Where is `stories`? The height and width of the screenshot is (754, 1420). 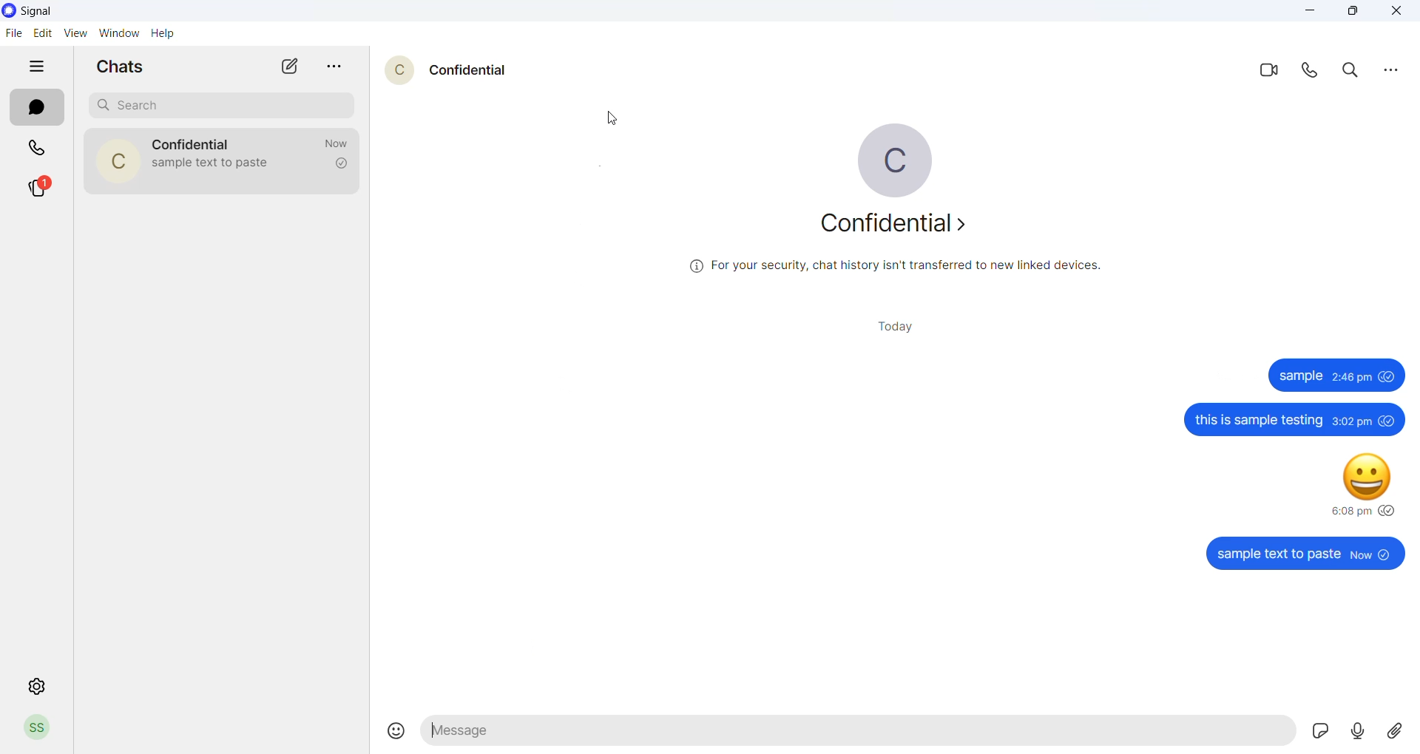
stories is located at coordinates (47, 186).